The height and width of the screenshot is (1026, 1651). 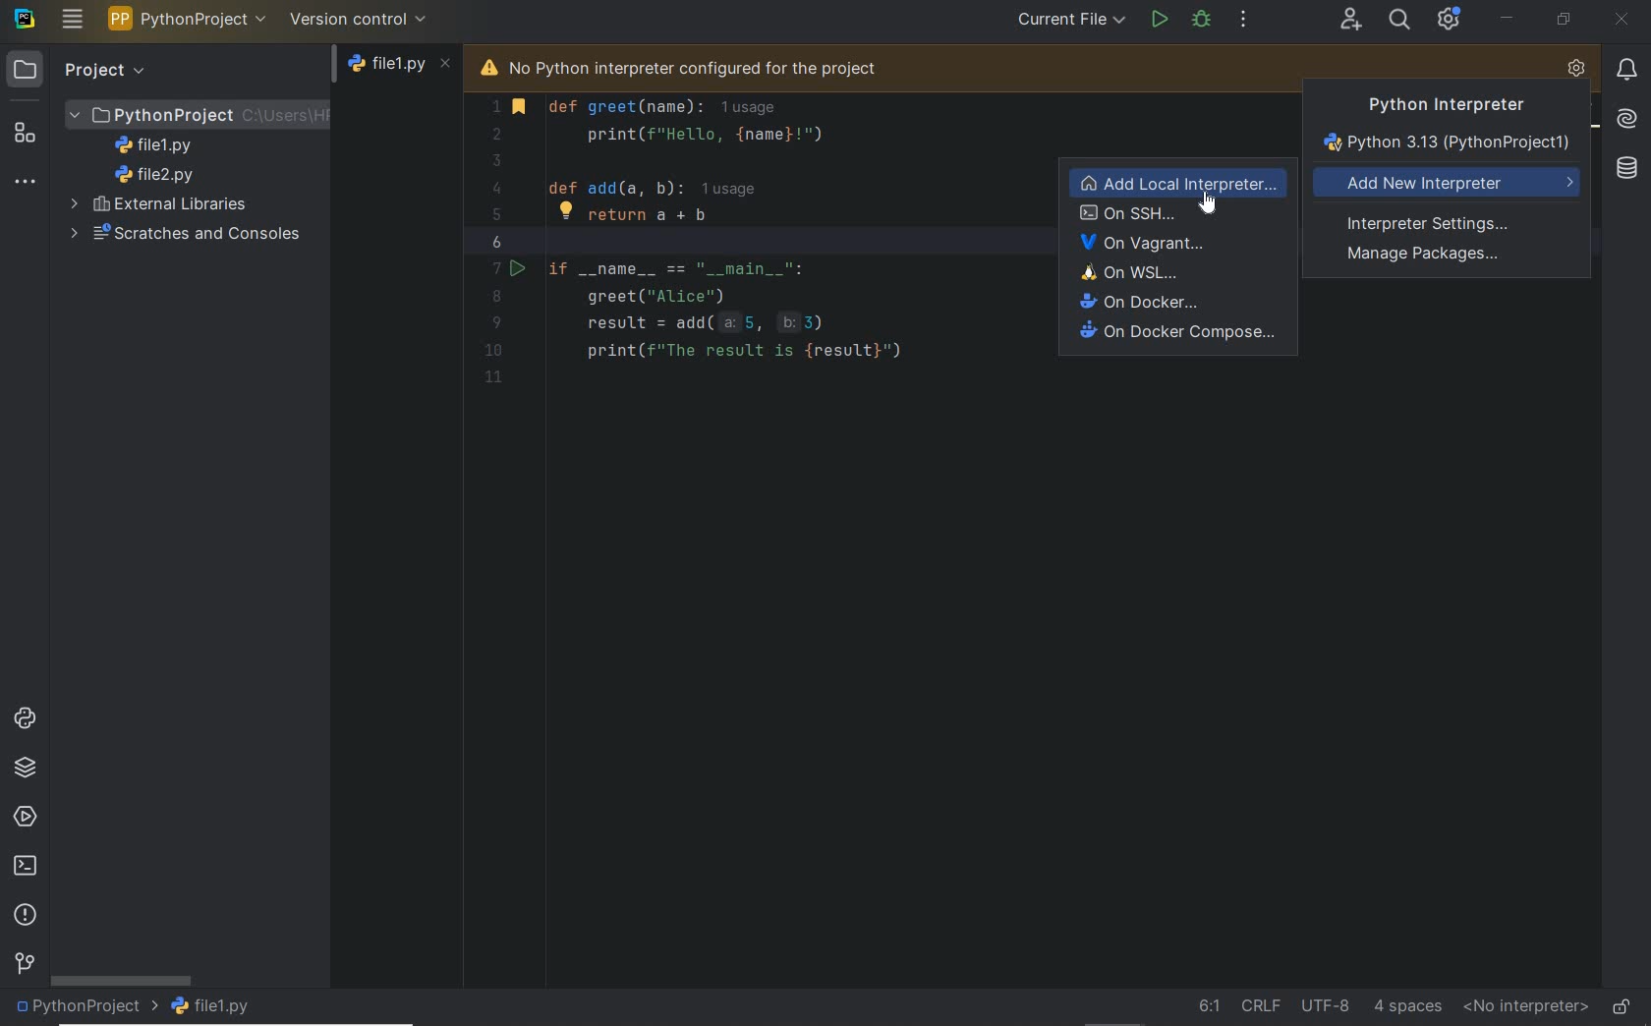 What do you see at coordinates (1070, 21) in the screenshot?
I see `current file` at bounding box center [1070, 21].